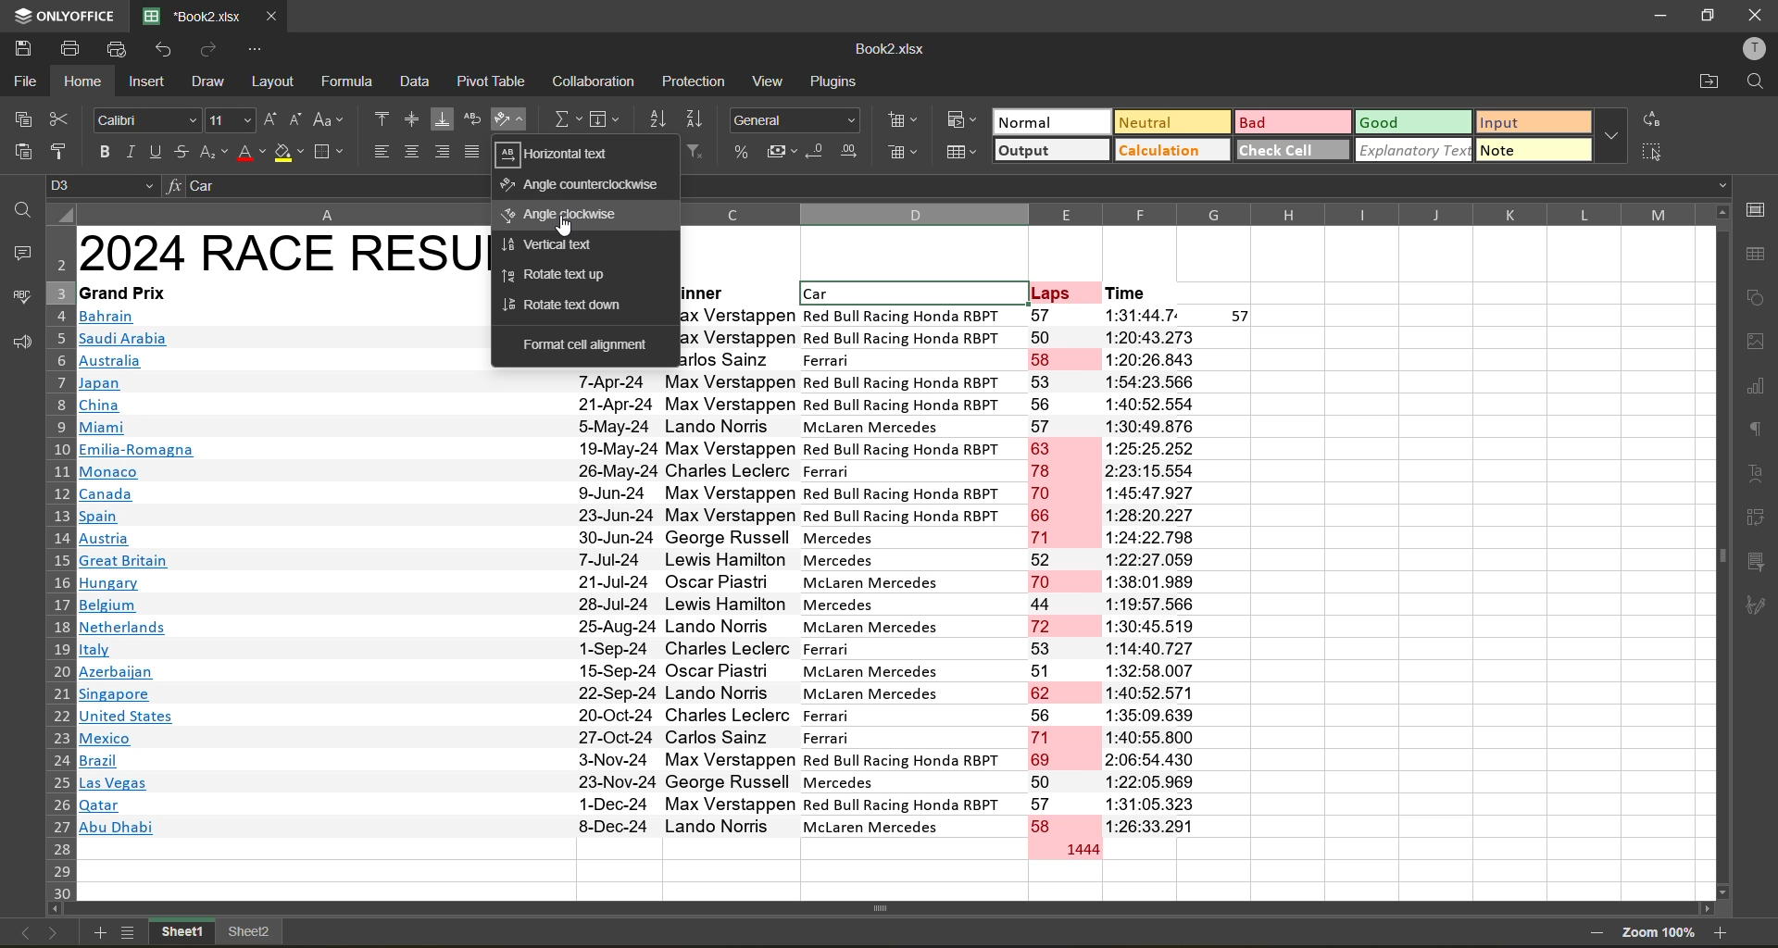  I want to click on sheet names, so click(218, 929).